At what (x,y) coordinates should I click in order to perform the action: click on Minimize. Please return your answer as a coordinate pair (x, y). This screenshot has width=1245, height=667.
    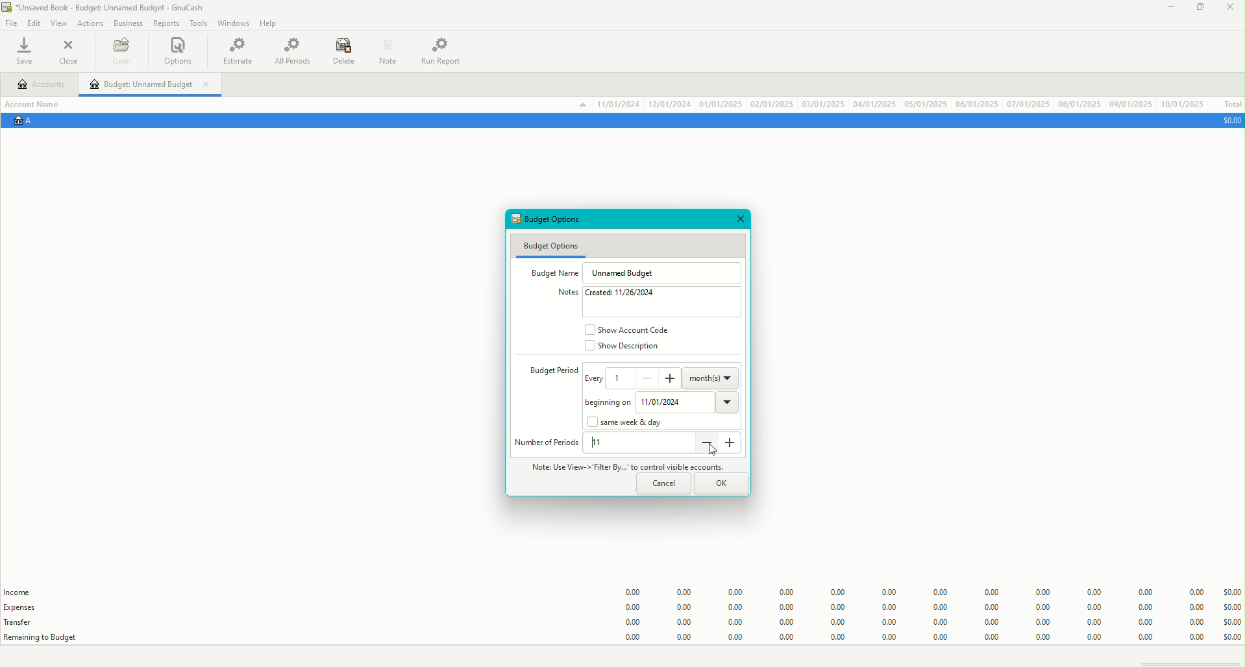
    Looking at the image, I should click on (1169, 10).